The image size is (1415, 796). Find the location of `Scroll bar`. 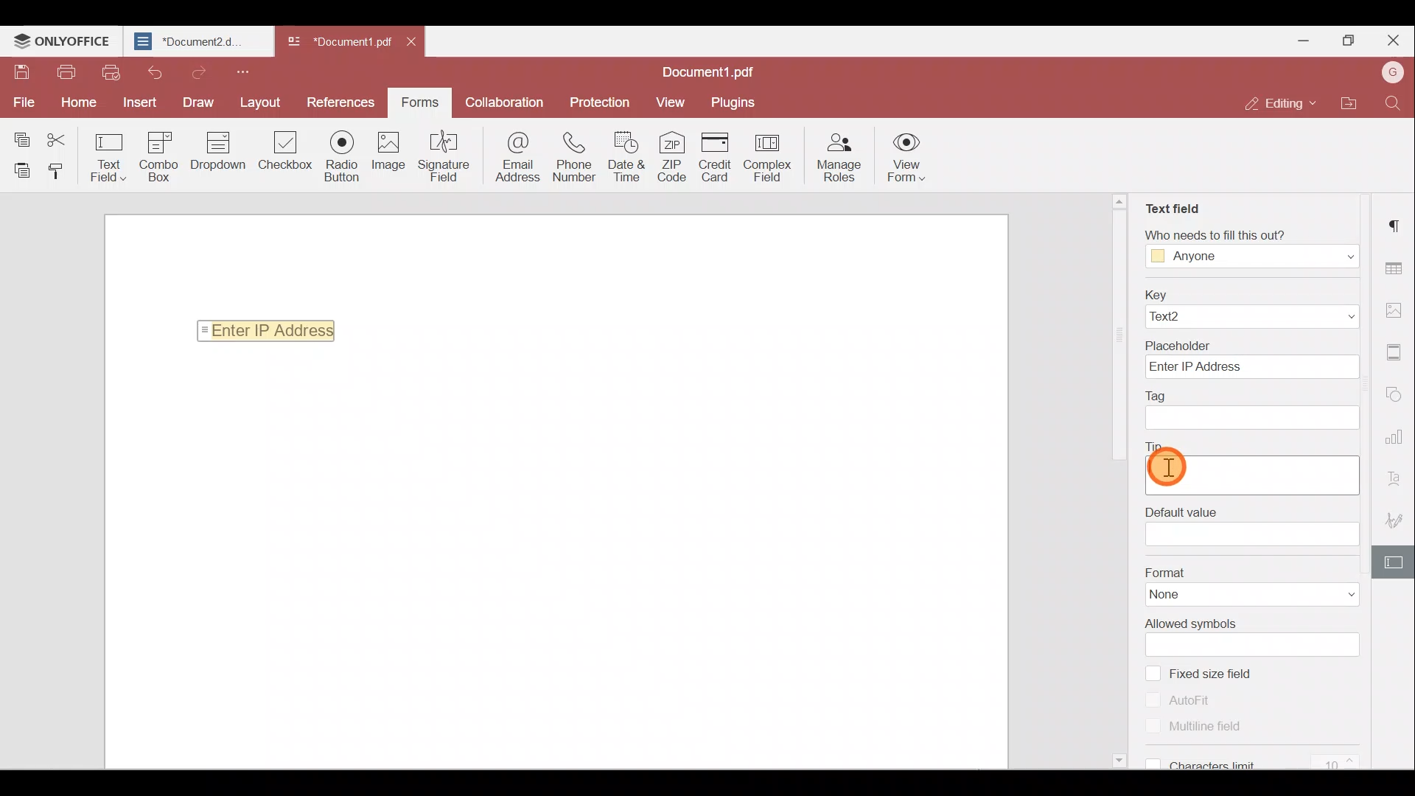

Scroll bar is located at coordinates (1113, 484).